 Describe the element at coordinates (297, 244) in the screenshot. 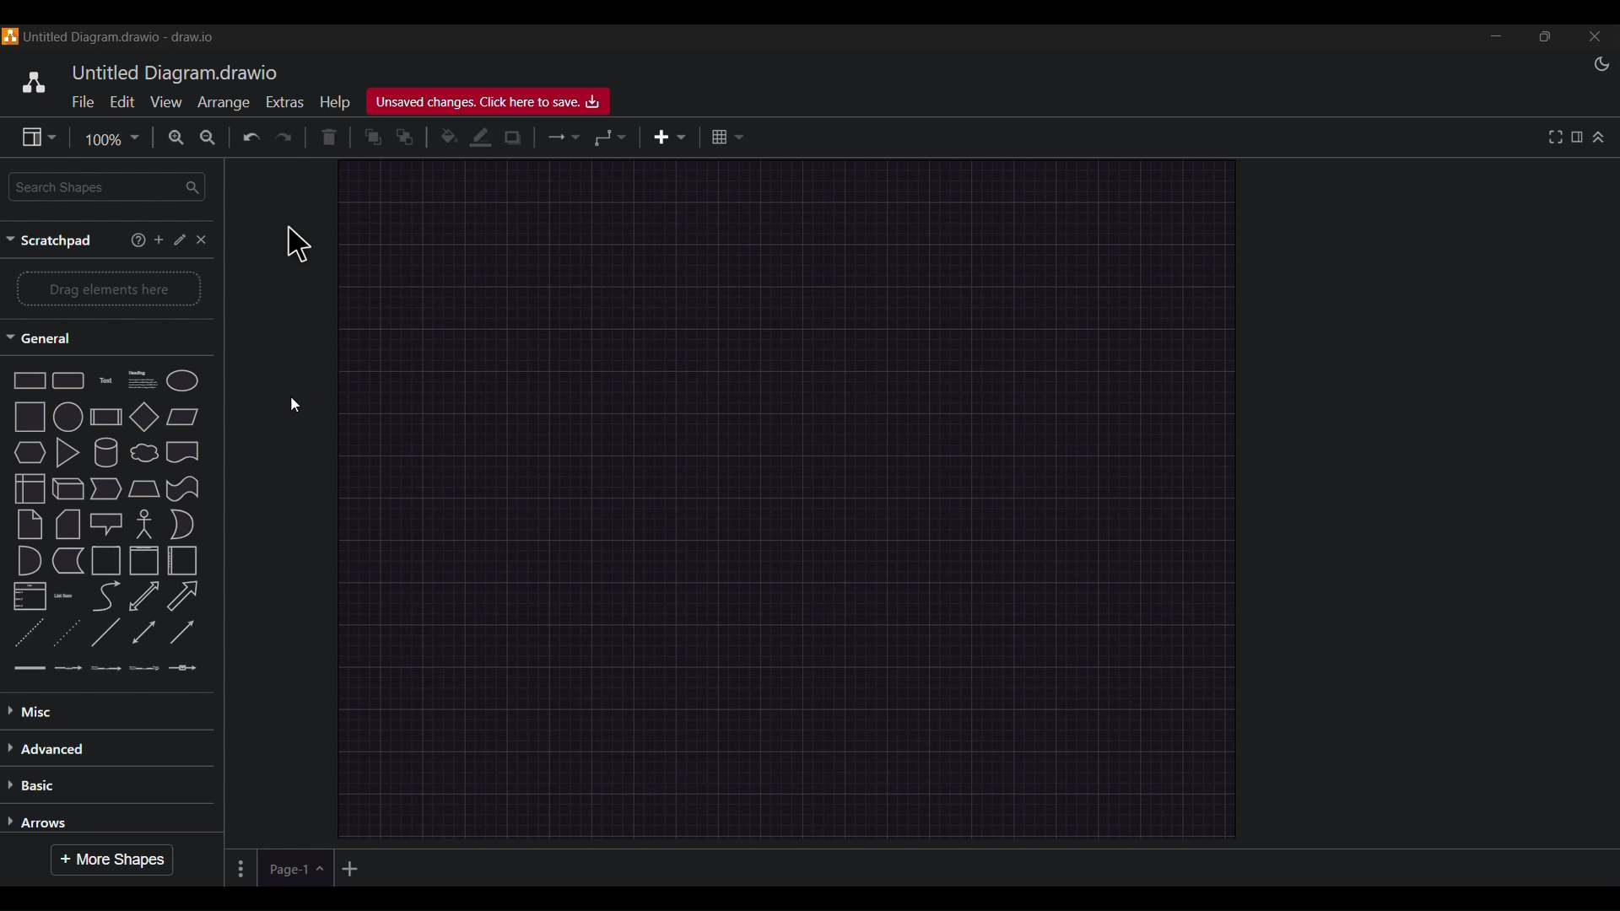

I see `cursor` at that location.